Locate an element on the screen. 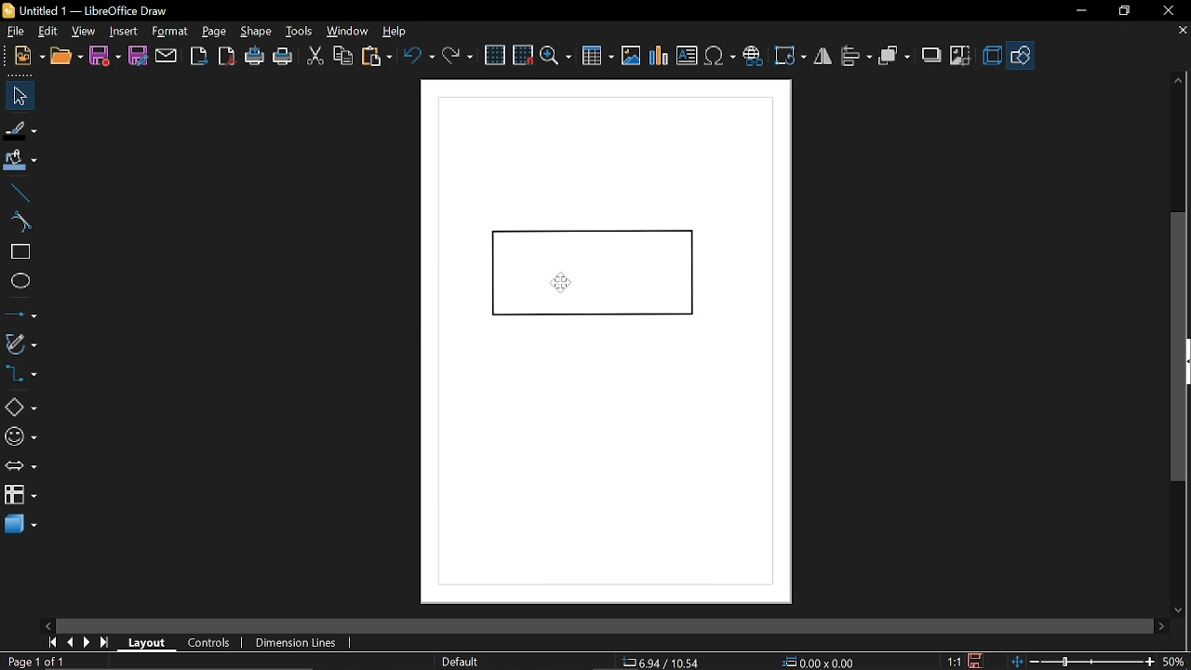  ellipse is located at coordinates (17, 280).